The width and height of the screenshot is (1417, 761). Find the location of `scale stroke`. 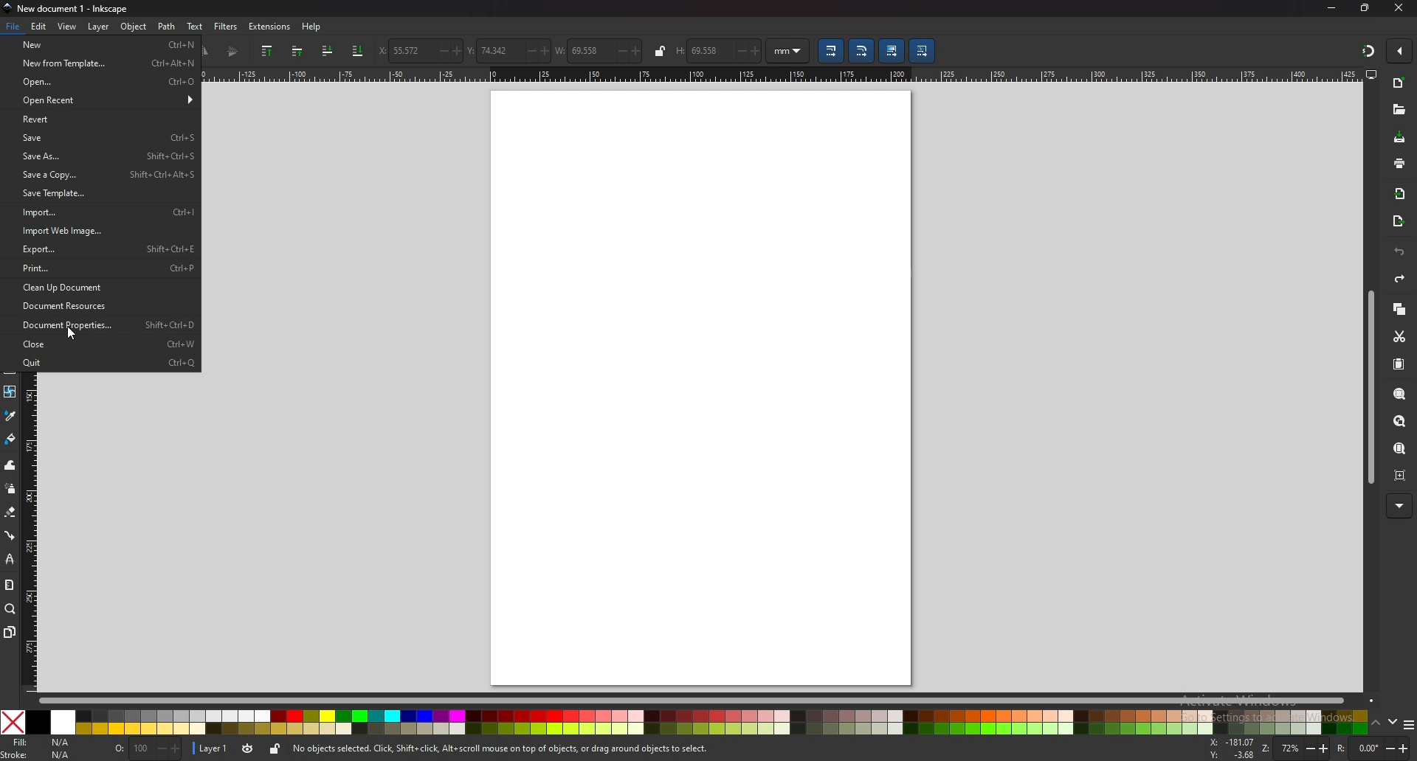

scale stroke is located at coordinates (357, 50).